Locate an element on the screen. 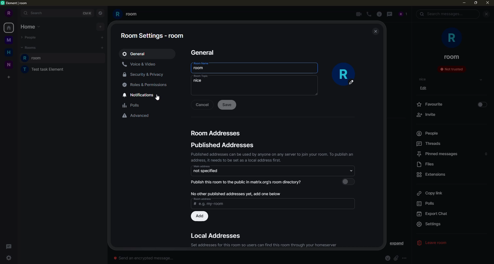 This screenshot has width=494, height=264. navigation is located at coordinates (100, 12).